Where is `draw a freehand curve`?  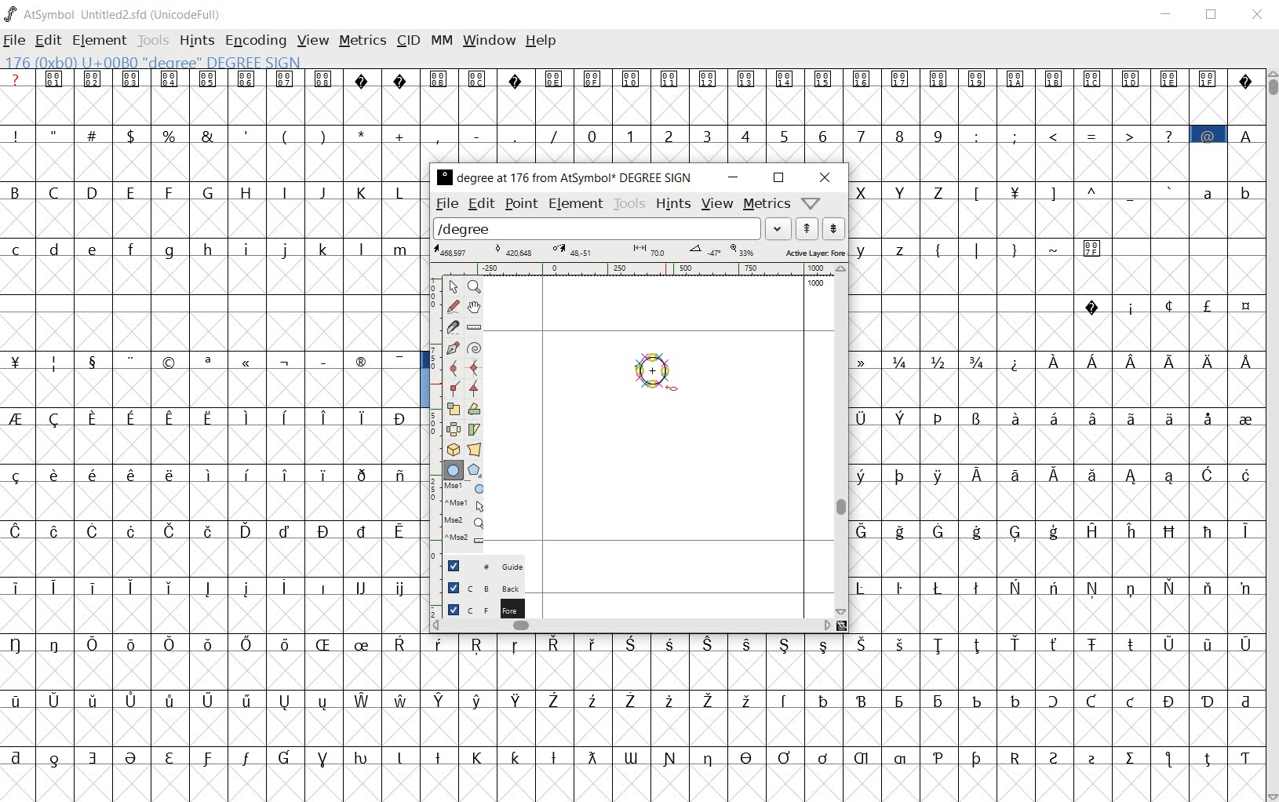
draw a freehand curve is located at coordinates (453, 306).